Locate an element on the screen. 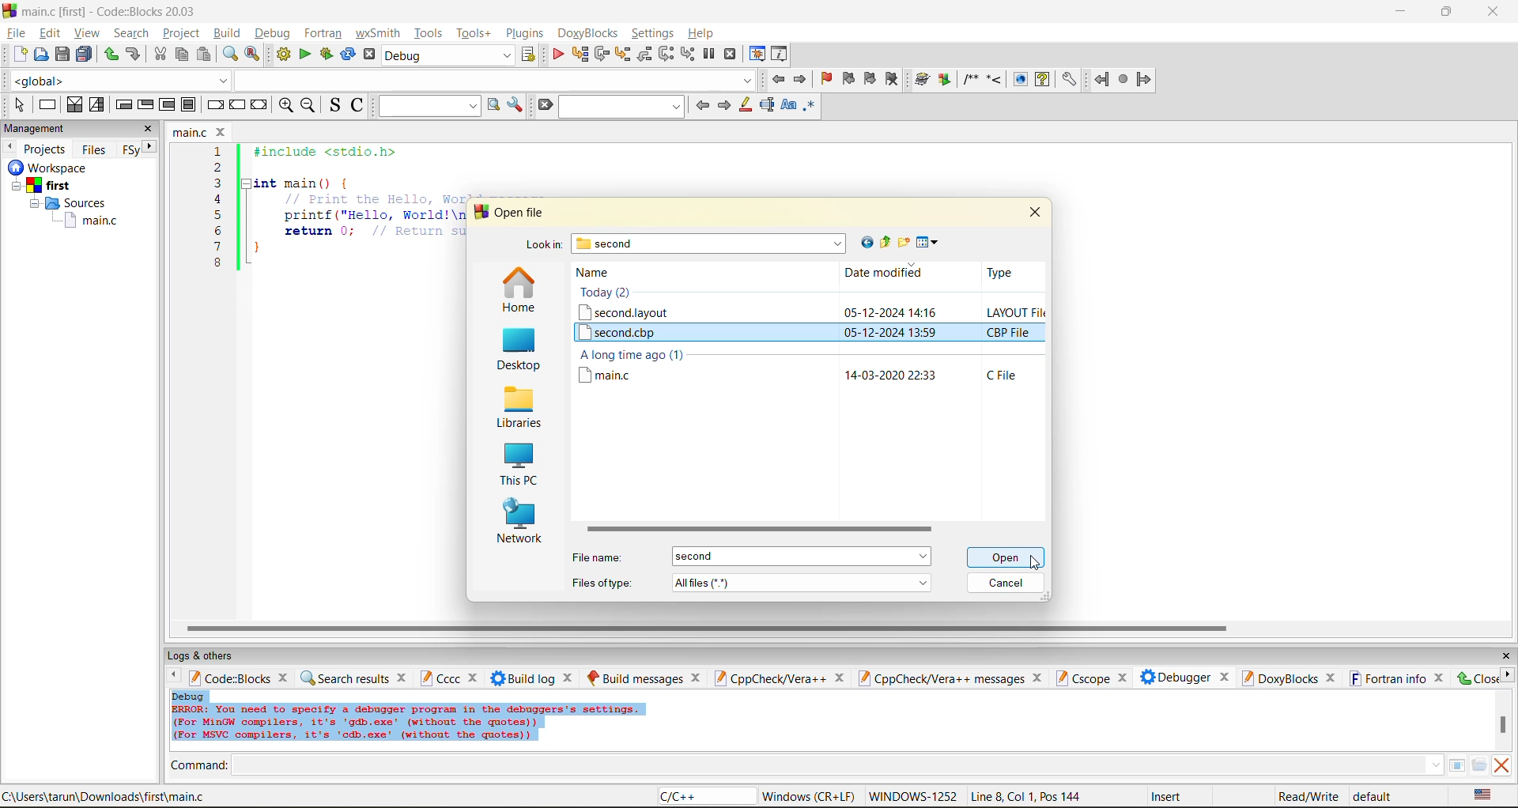 The image size is (1518, 808). file type is located at coordinates (602, 581).